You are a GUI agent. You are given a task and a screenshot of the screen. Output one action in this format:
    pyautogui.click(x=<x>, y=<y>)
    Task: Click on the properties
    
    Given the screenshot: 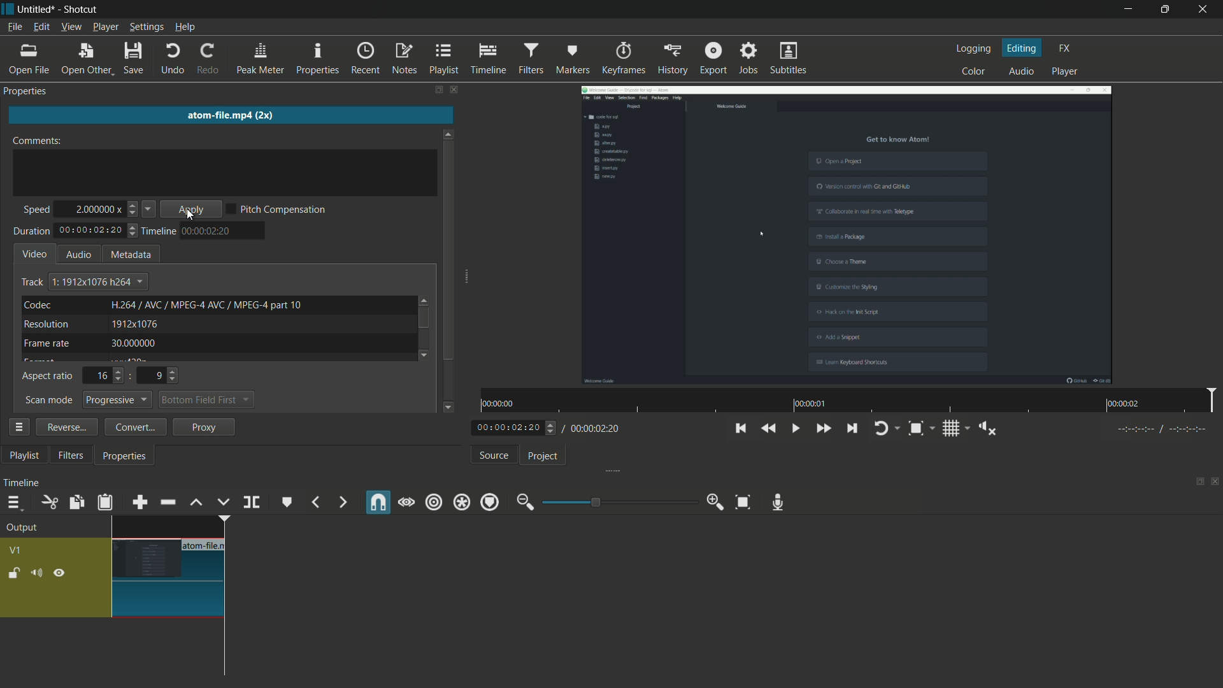 What is the action you would take?
    pyautogui.click(x=317, y=59)
    